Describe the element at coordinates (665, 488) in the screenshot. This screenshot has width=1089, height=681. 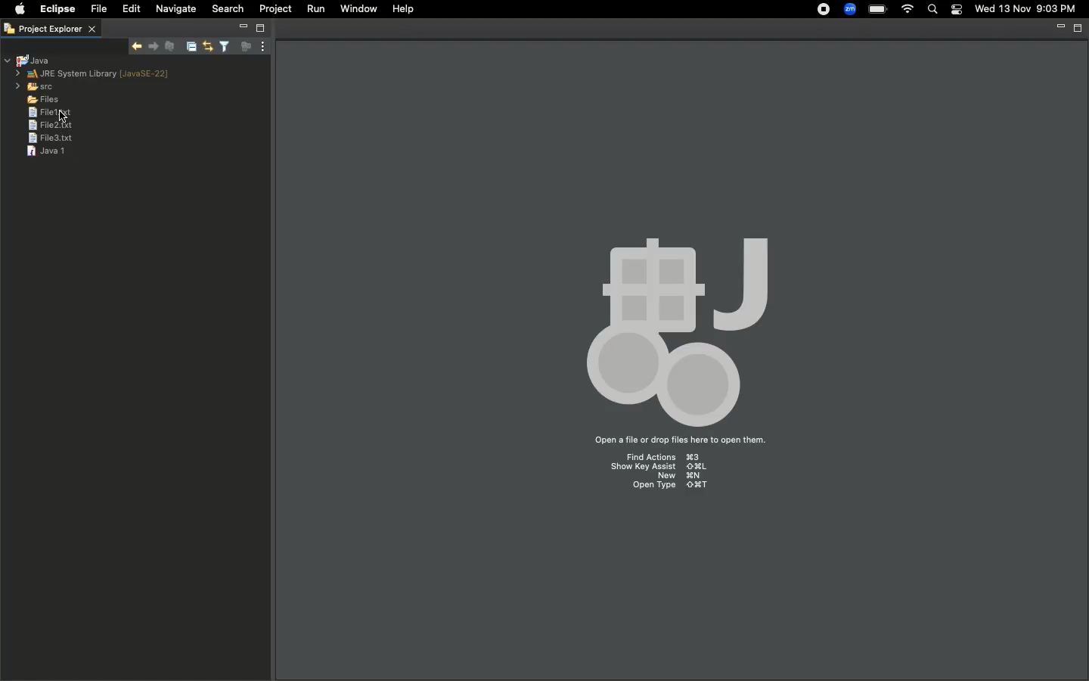
I see `Open type` at that location.